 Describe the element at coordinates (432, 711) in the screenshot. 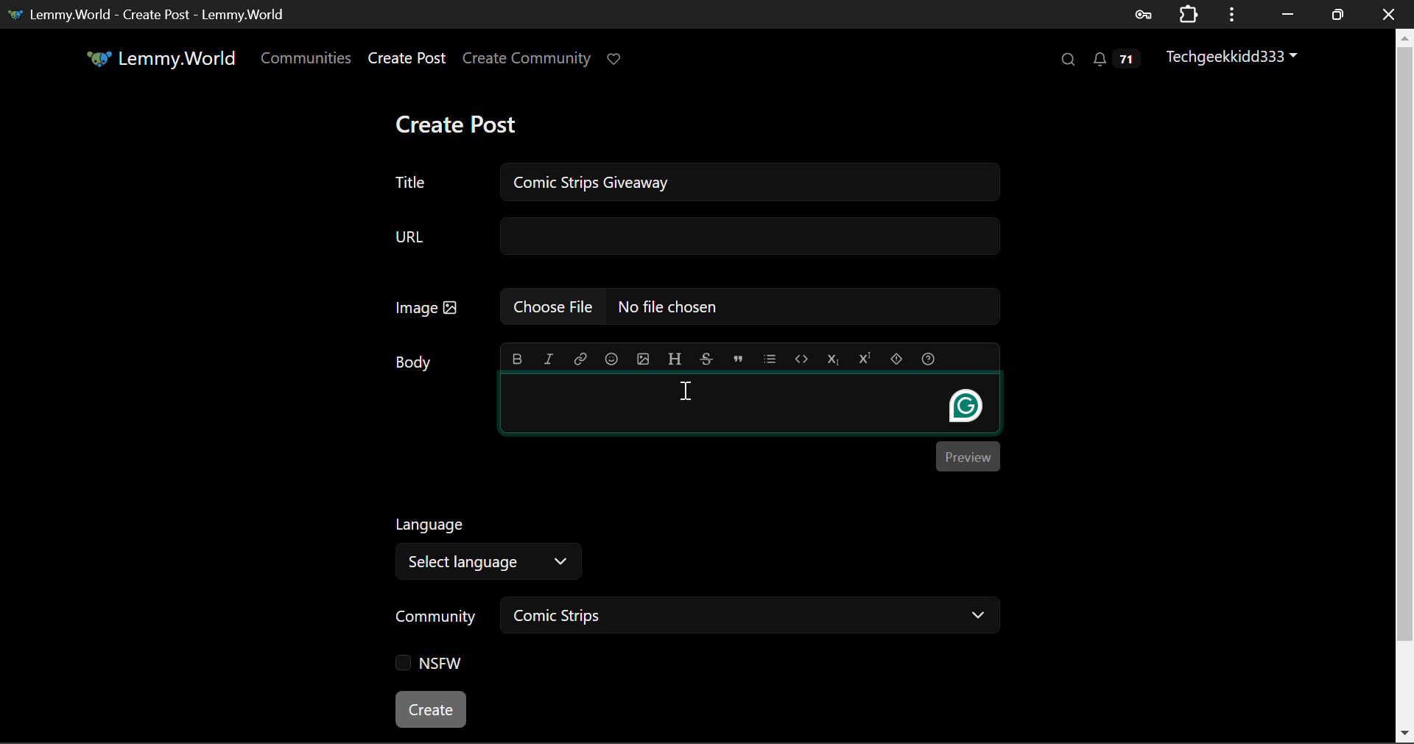

I see `Create` at that location.